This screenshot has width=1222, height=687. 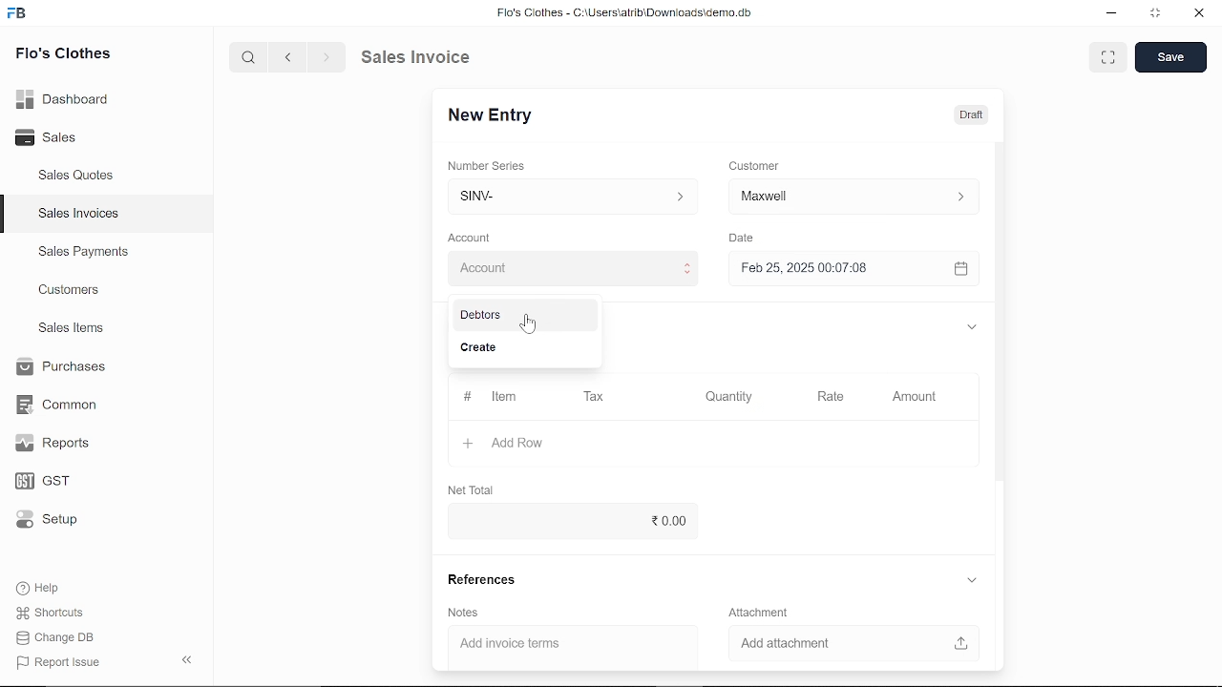 I want to click on Net Total, so click(x=468, y=489).